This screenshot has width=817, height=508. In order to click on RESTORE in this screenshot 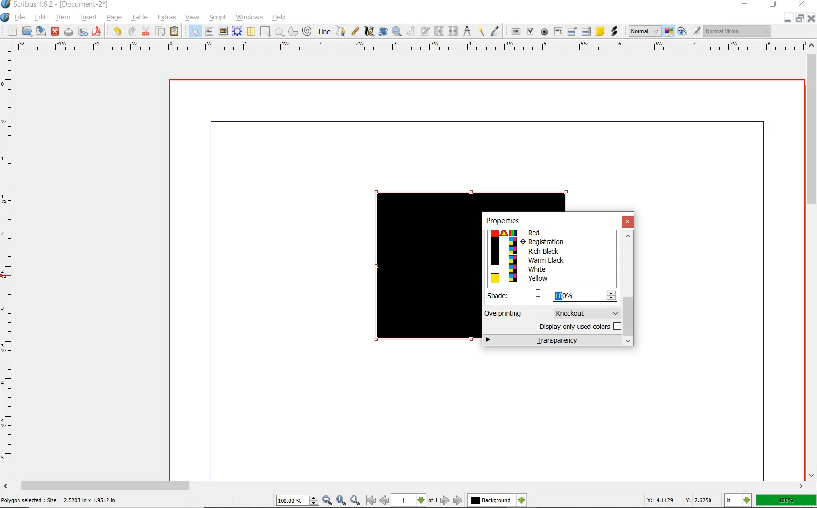, I will do `click(773, 6)`.